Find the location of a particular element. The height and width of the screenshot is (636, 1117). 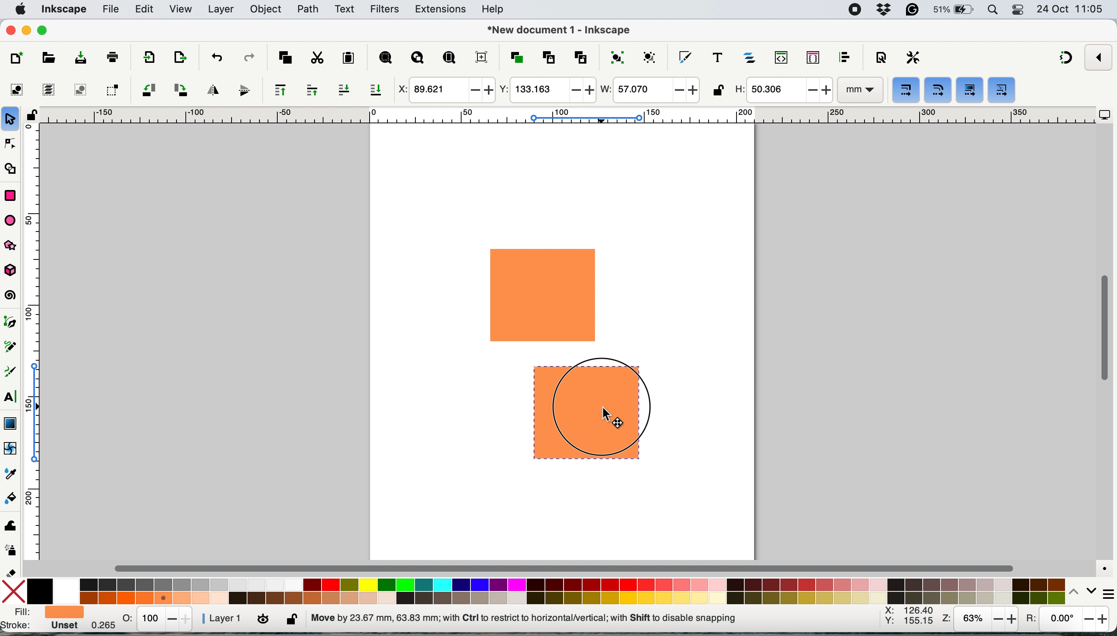

dropper tool is located at coordinates (11, 473).